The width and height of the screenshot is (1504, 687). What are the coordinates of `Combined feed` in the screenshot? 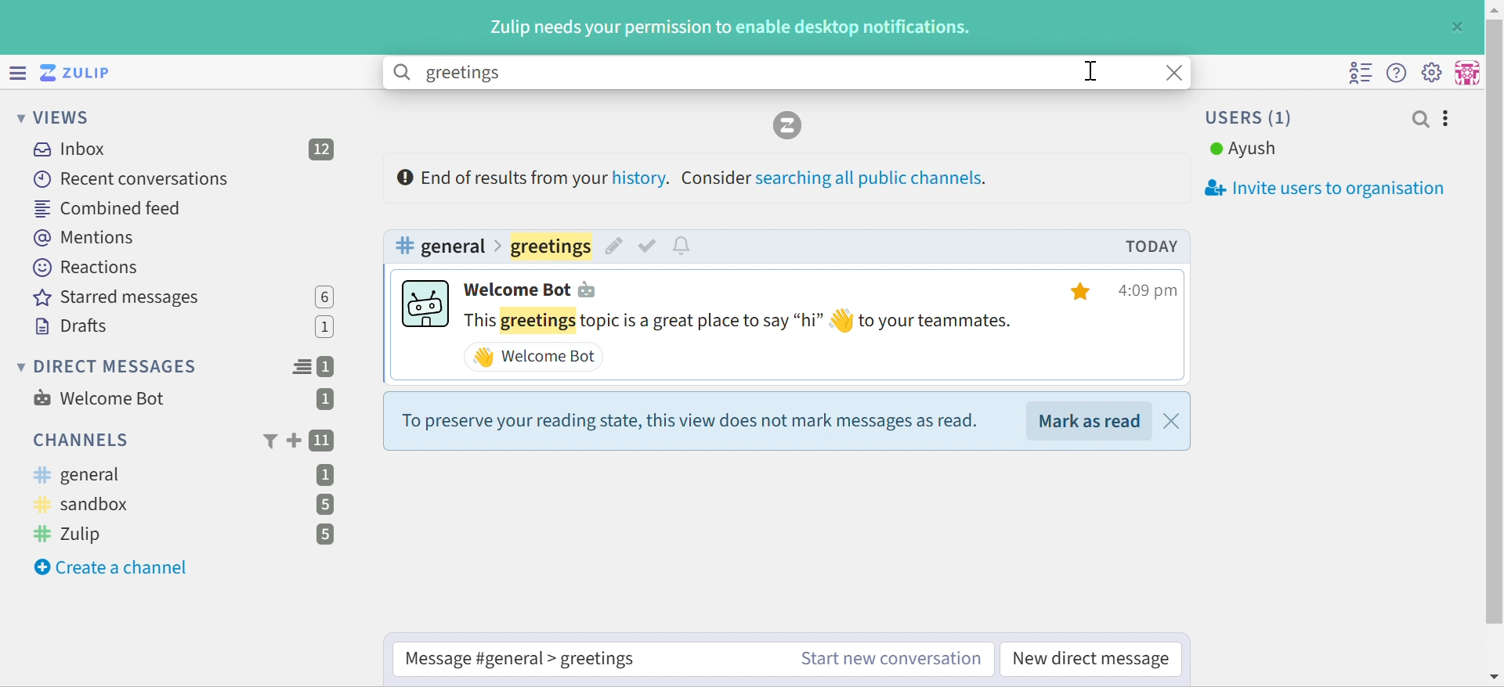 It's located at (107, 209).